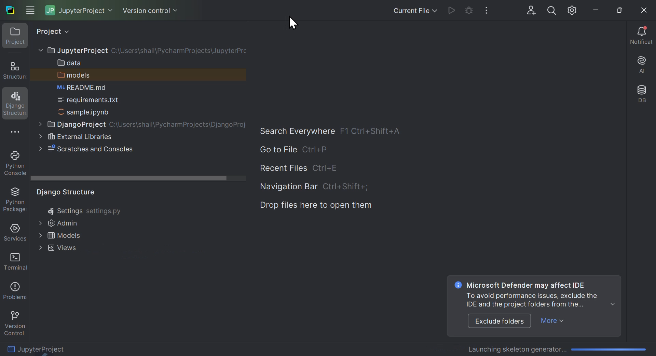 This screenshot has height=356, width=656. Describe the element at coordinates (85, 210) in the screenshot. I see `Settings` at that location.